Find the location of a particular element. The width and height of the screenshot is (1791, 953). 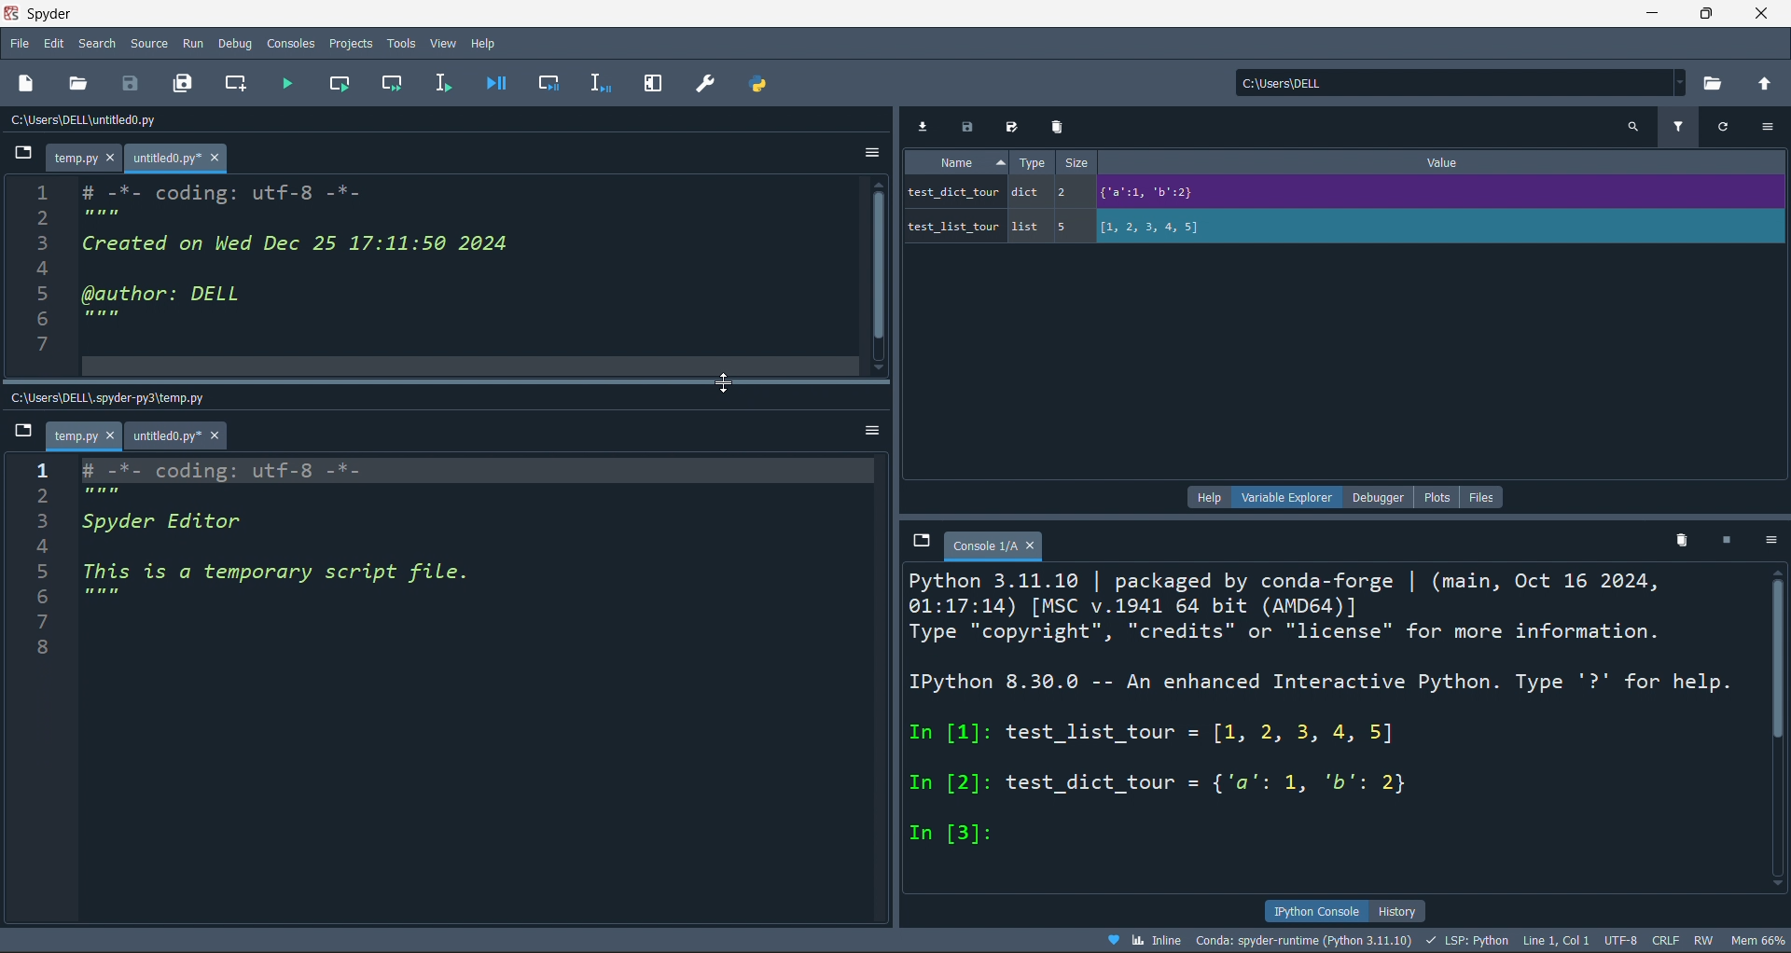

run cell and move is located at coordinates (394, 85).